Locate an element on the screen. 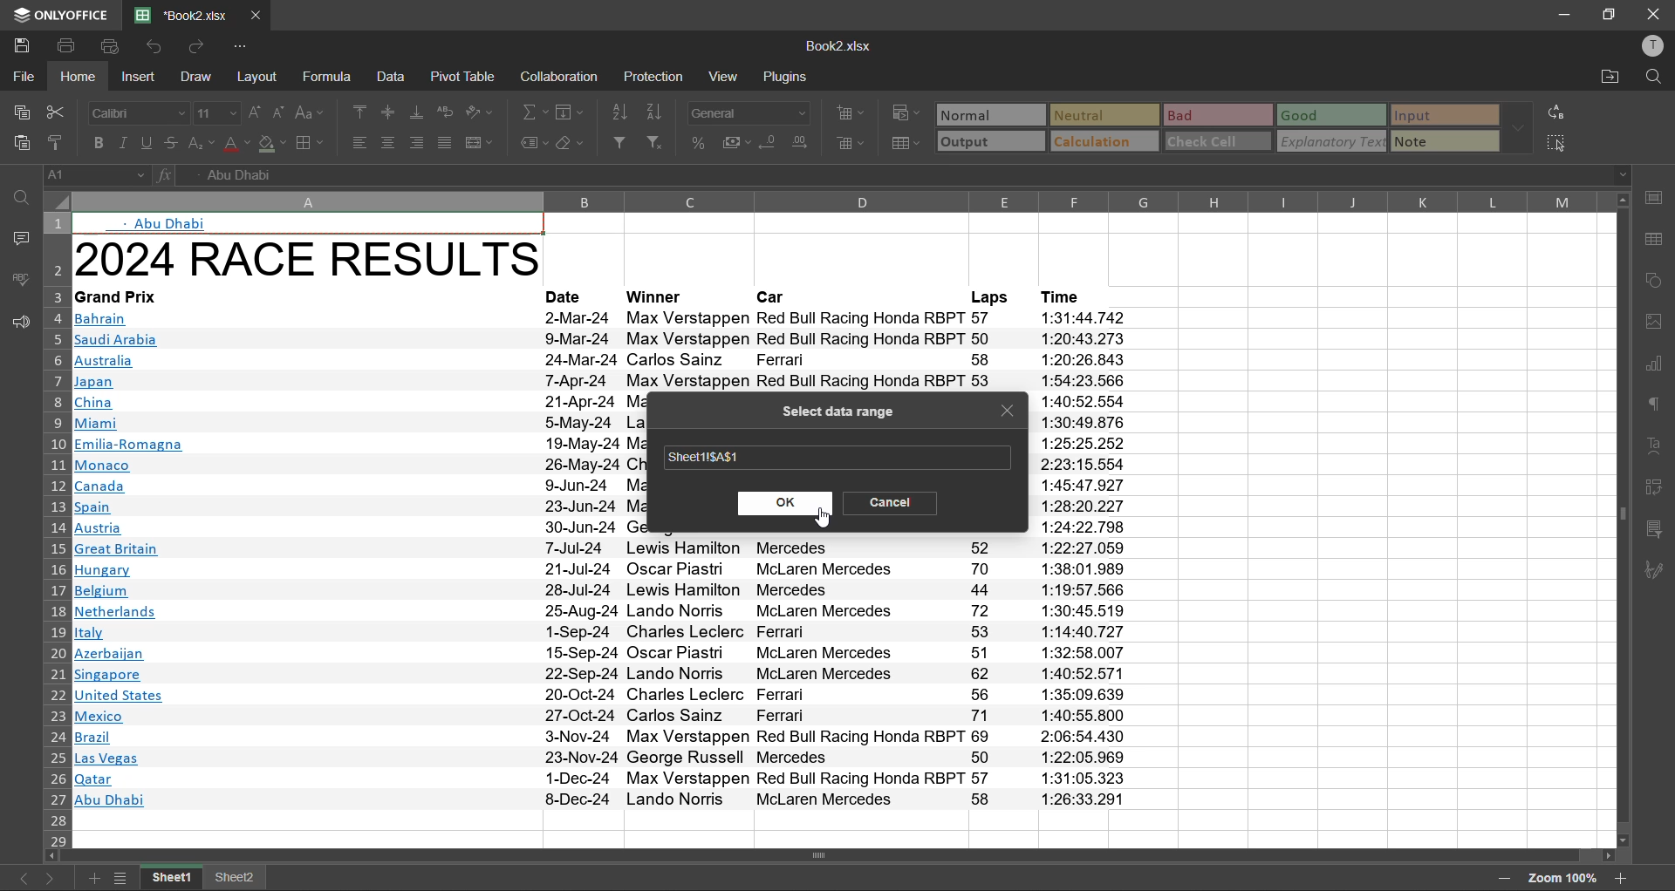  find is located at coordinates (26, 201).